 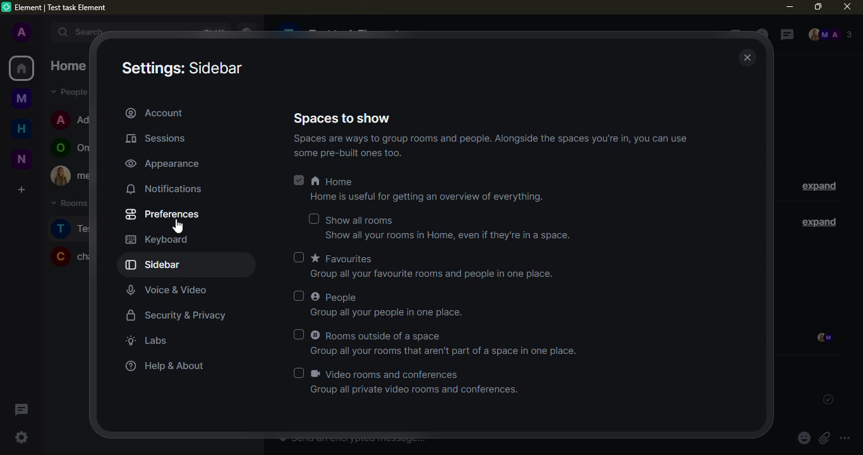 I want to click on selected, so click(x=298, y=181).